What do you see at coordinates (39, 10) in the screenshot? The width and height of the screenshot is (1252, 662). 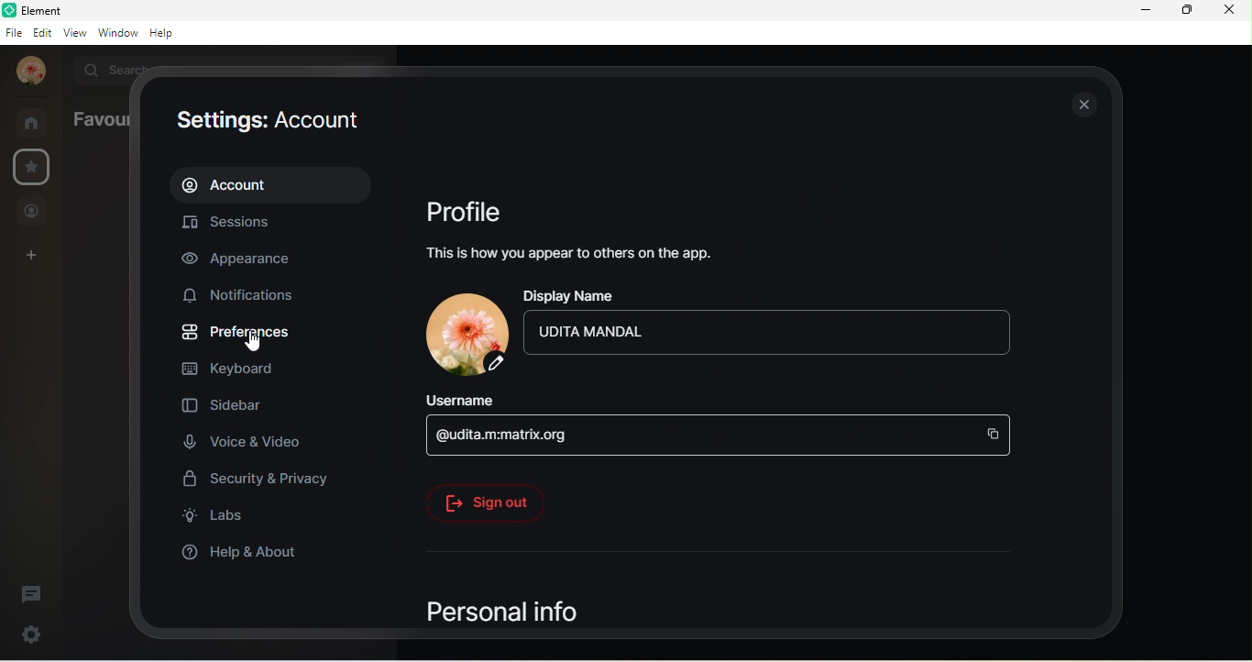 I see `Element` at bounding box center [39, 10].